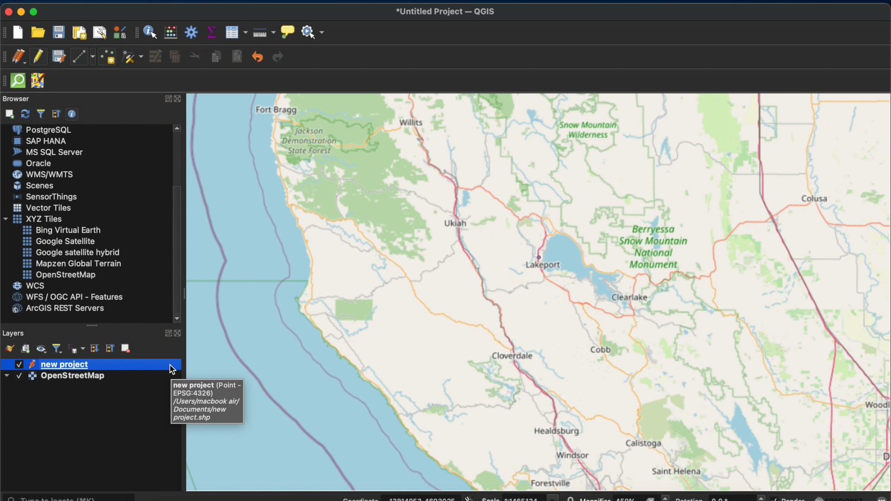  I want to click on xyz tiles, so click(32, 219).